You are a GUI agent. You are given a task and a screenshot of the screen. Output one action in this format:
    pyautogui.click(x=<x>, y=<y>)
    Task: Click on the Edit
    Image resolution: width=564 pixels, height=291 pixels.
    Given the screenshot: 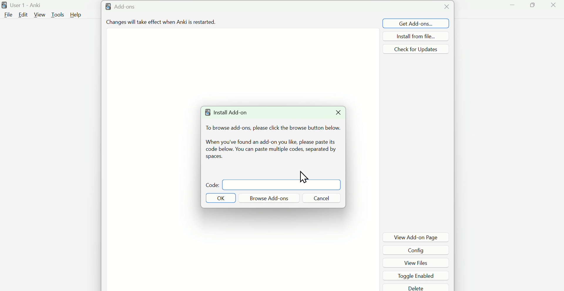 What is the action you would take?
    pyautogui.click(x=23, y=15)
    